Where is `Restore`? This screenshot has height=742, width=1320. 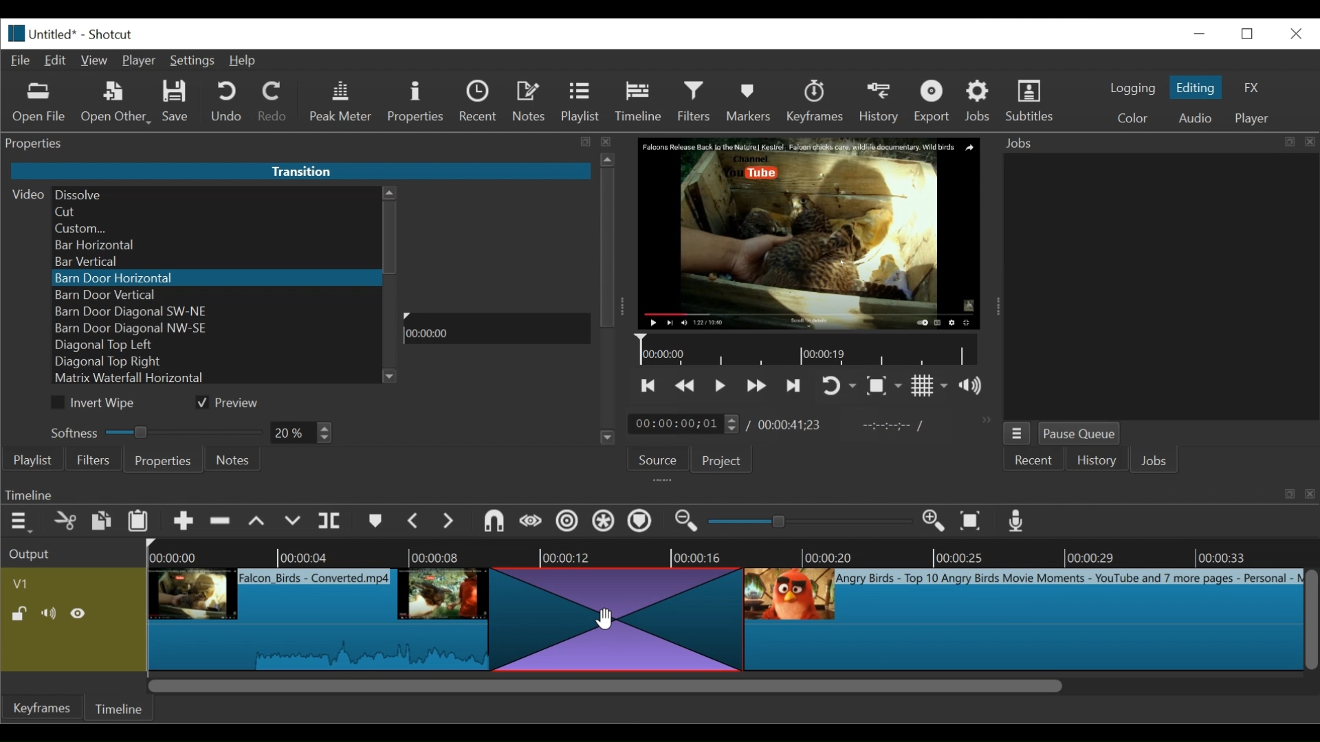 Restore is located at coordinates (1247, 33).